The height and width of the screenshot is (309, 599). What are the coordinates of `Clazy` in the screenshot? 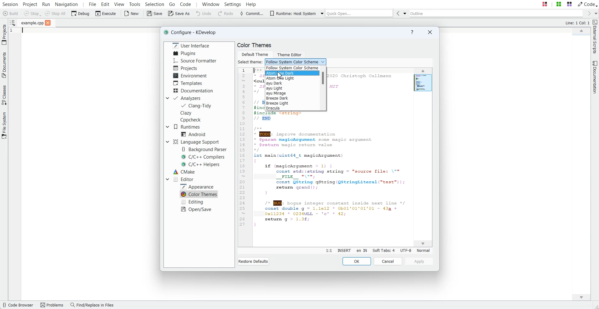 It's located at (192, 113).